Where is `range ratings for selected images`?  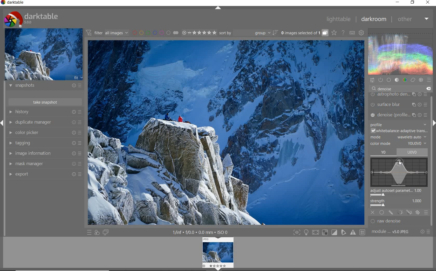 range ratings for selected images is located at coordinates (199, 33).